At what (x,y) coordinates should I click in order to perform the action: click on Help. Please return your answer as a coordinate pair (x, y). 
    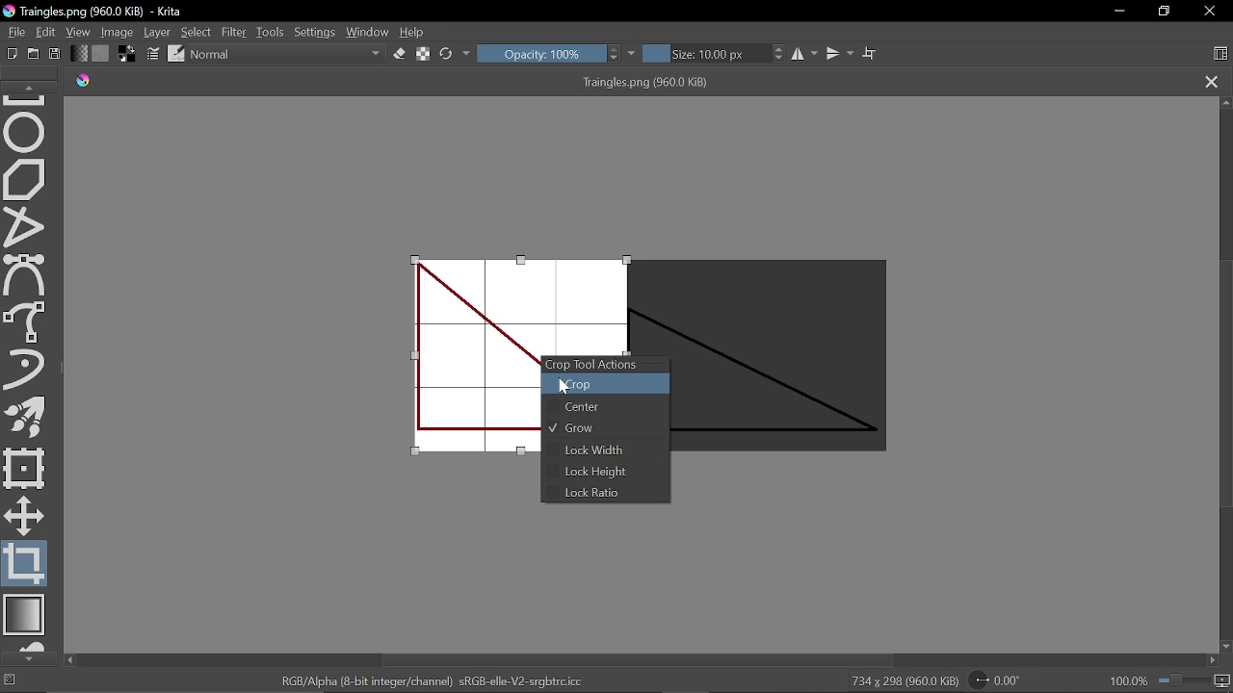
    Looking at the image, I should click on (414, 33).